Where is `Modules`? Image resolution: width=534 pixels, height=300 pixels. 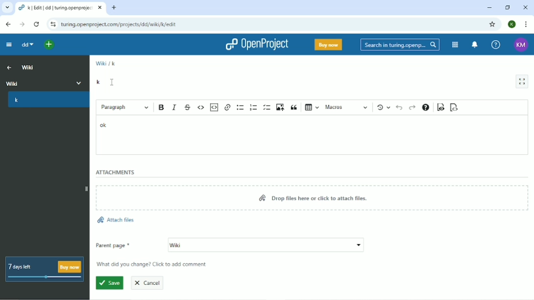
Modules is located at coordinates (454, 44).